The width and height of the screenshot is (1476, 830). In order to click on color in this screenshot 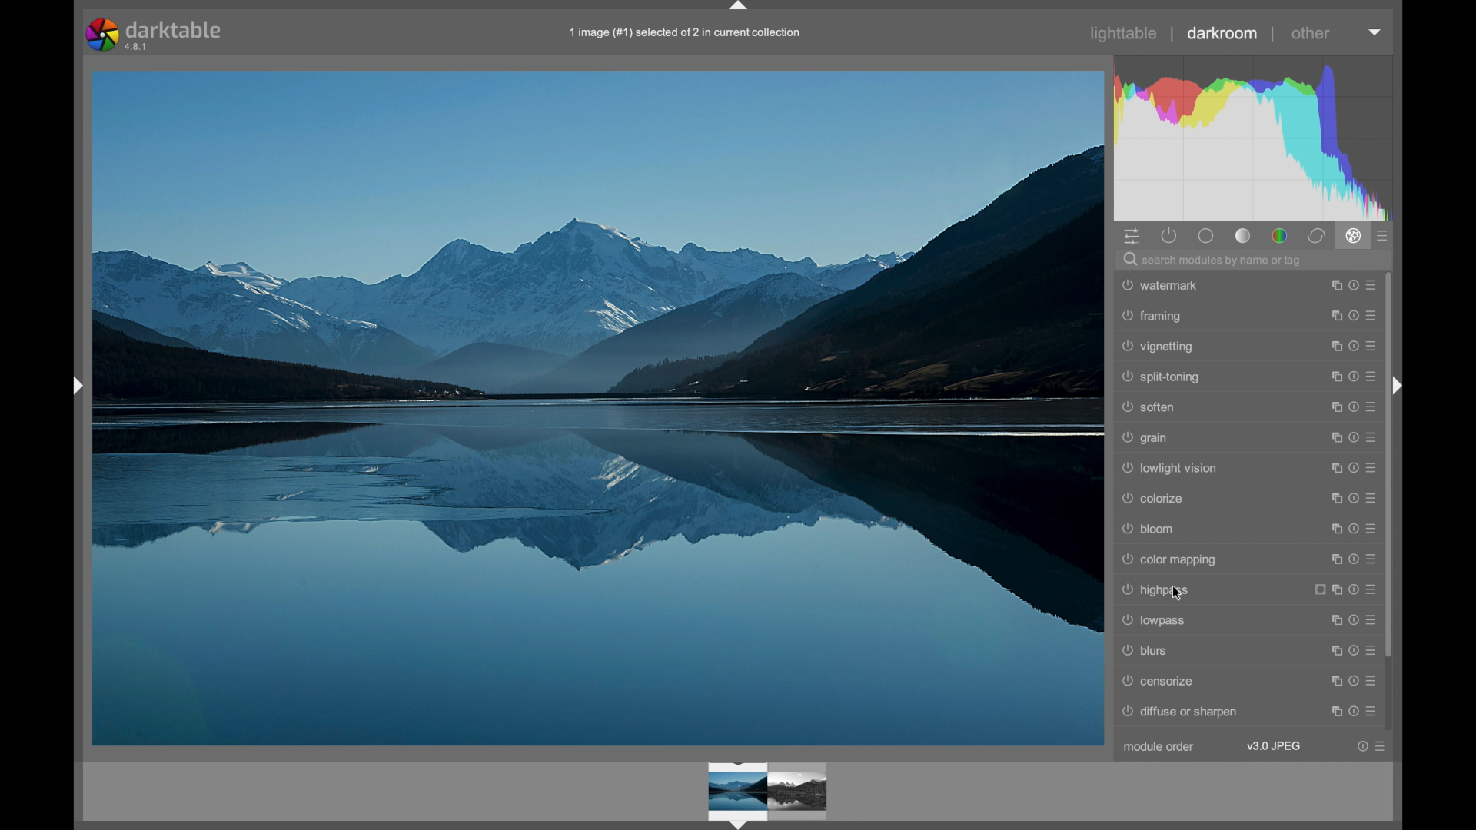, I will do `click(1281, 237)`.